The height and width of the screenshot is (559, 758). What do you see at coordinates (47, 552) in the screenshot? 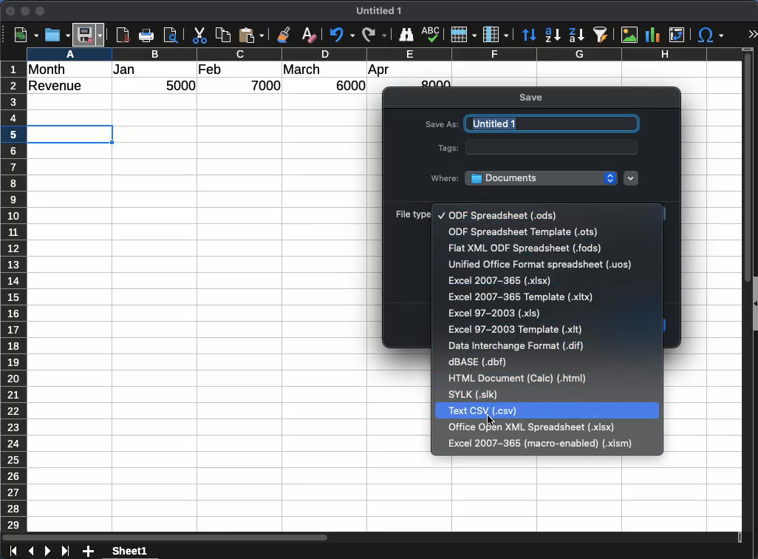
I see `next sheet` at bounding box center [47, 552].